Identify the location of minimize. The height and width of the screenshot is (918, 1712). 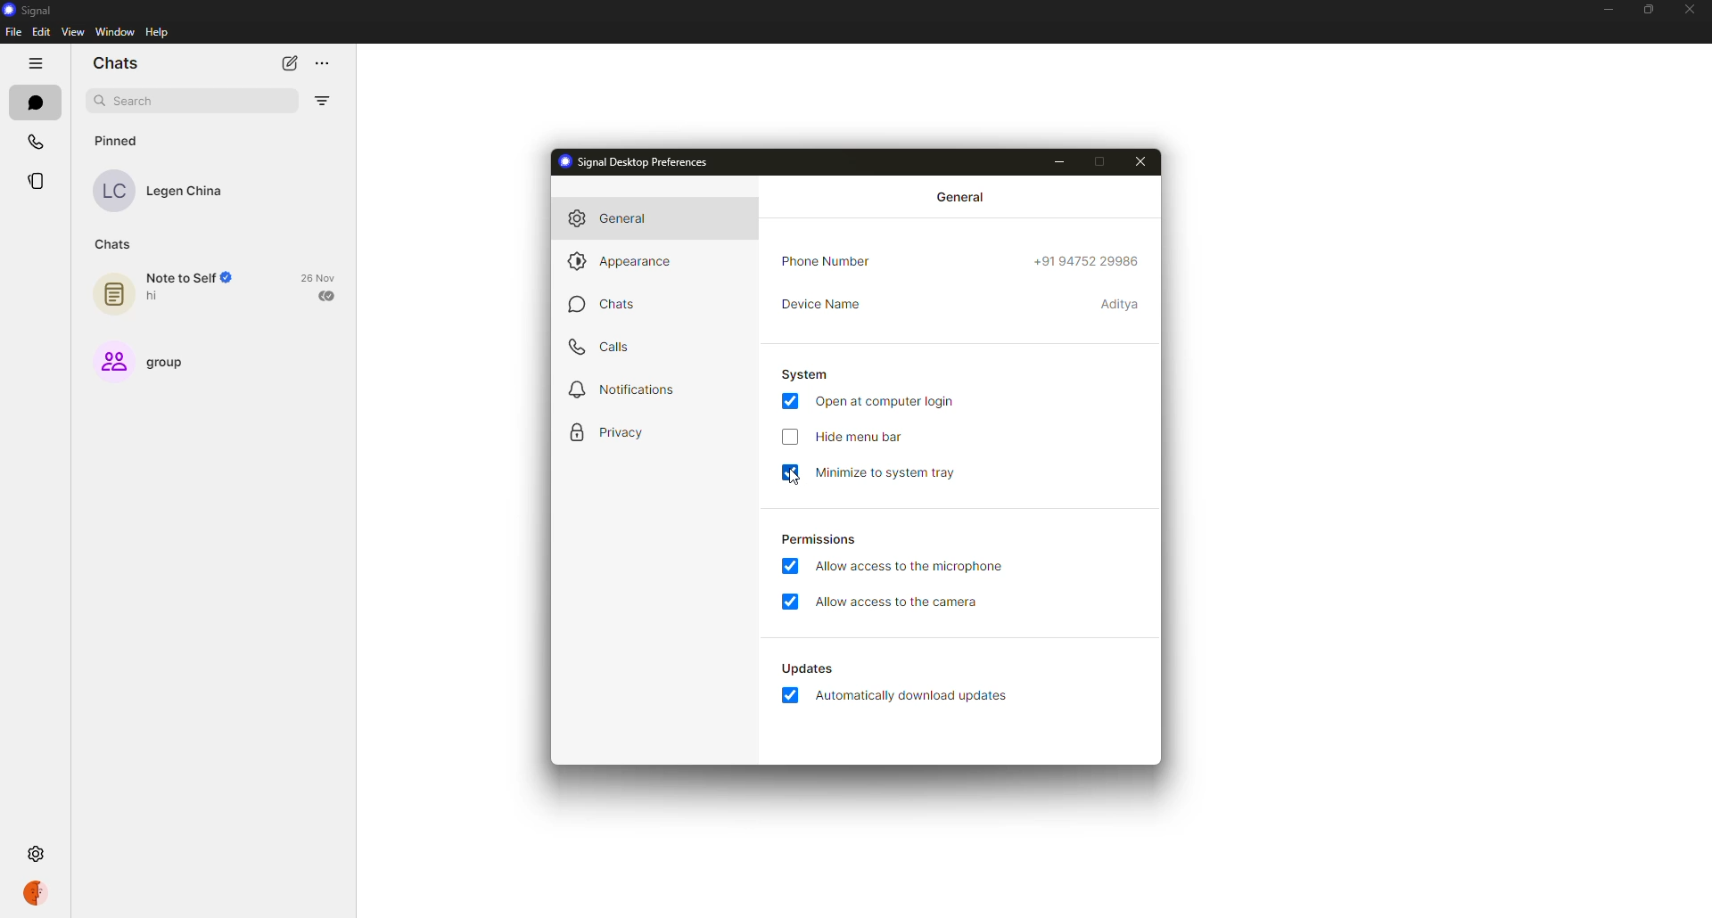
(1608, 9).